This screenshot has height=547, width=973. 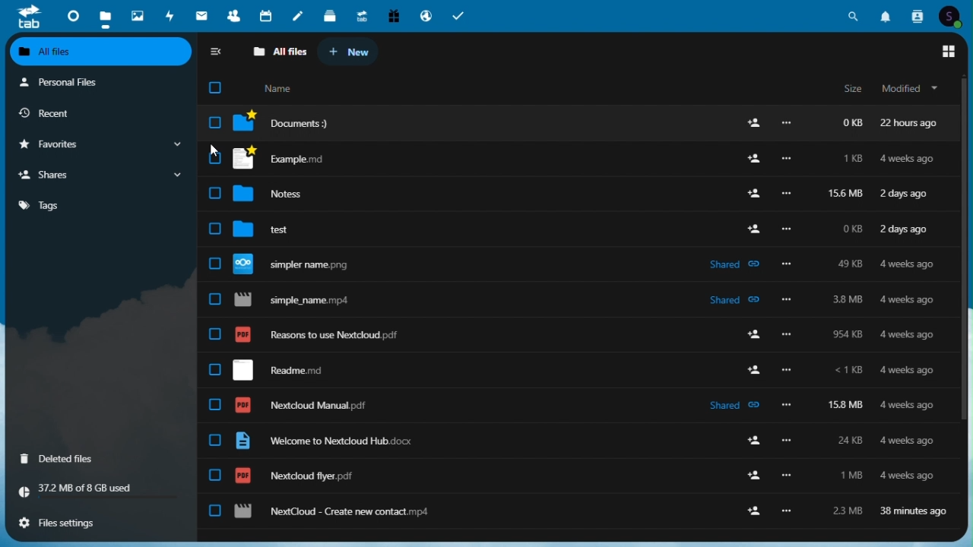 What do you see at coordinates (851, 335) in the screenshot?
I see `954 kb` at bounding box center [851, 335].